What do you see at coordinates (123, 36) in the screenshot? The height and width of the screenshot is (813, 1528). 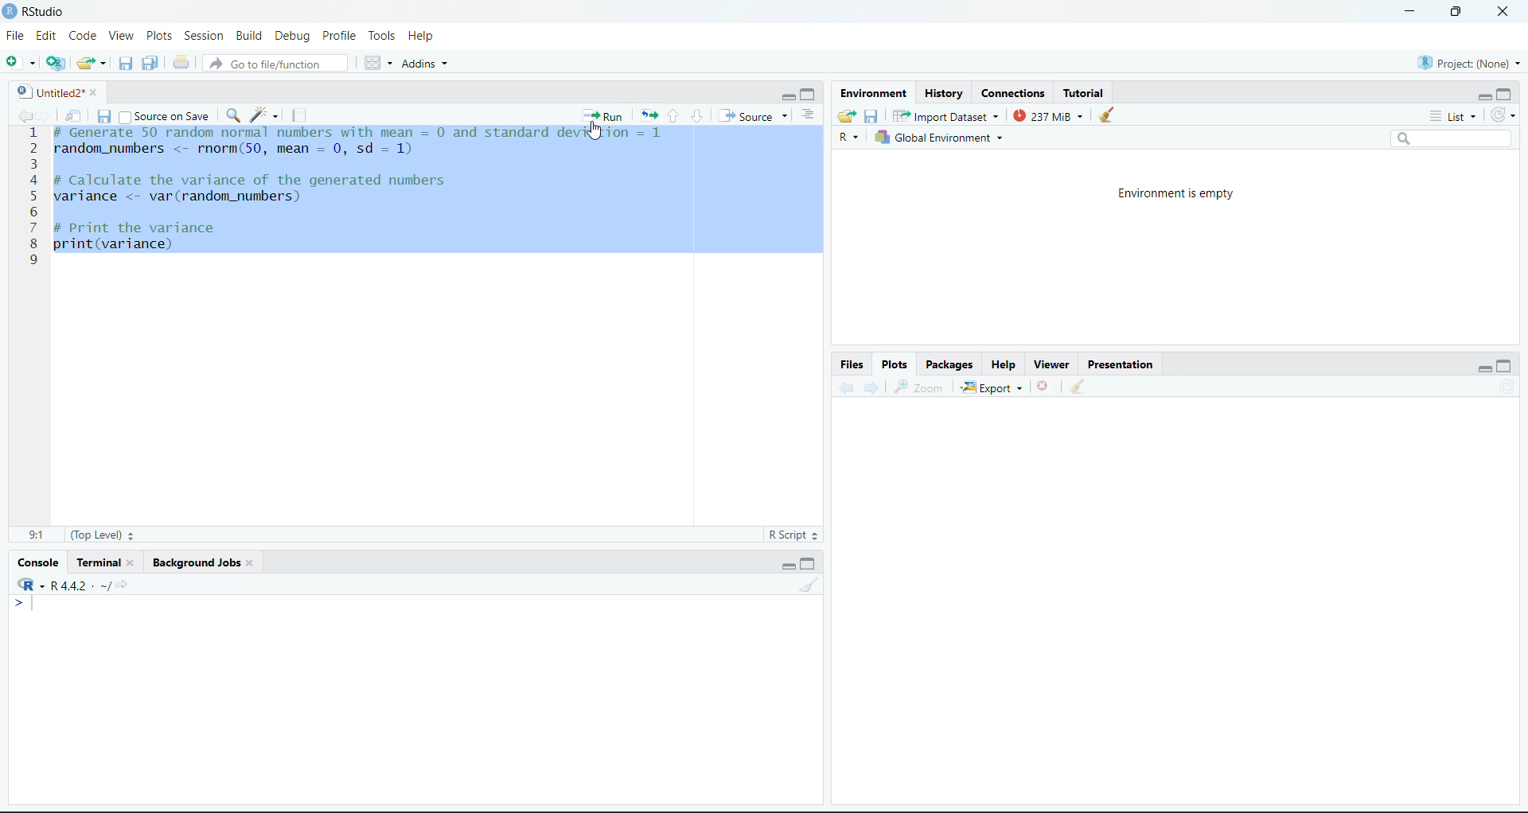 I see `View` at bounding box center [123, 36].